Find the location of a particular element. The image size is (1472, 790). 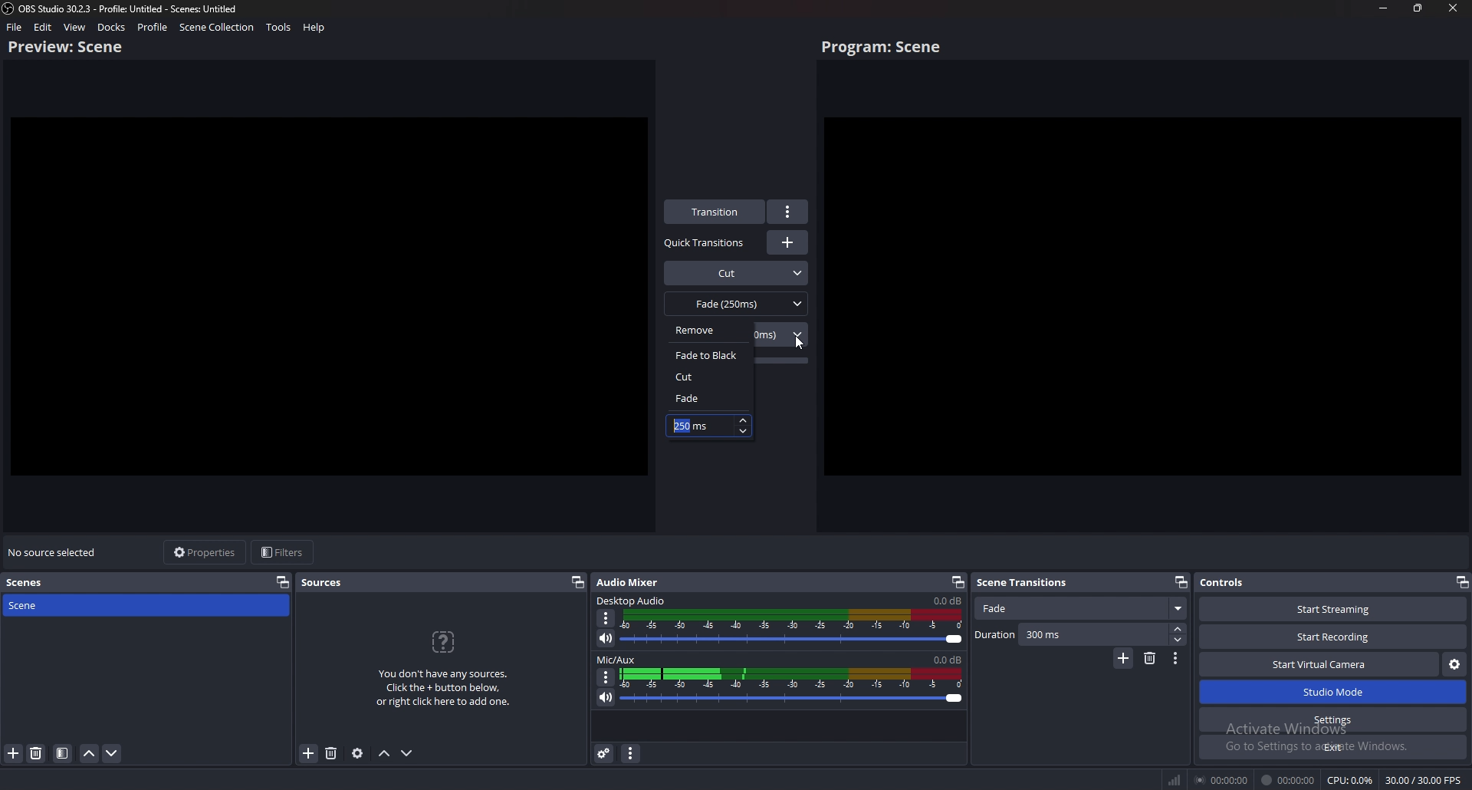

fade to black is located at coordinates (711, 355).